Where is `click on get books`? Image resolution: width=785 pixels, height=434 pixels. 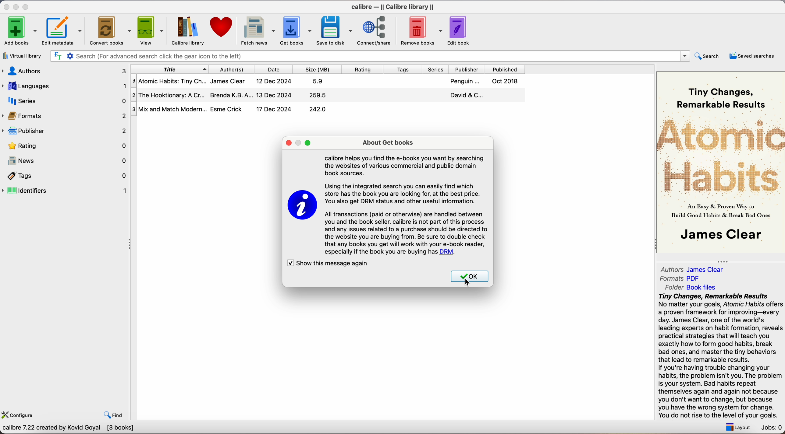 click on get books is located at coordinates (291, 30).